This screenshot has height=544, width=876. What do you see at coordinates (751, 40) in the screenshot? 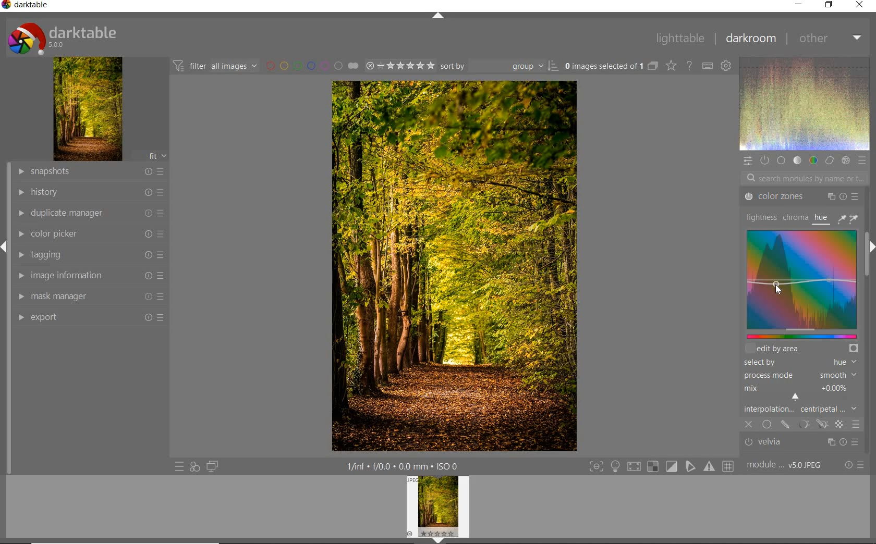
I see `DARKROOM` at bounding box center [751, 40].